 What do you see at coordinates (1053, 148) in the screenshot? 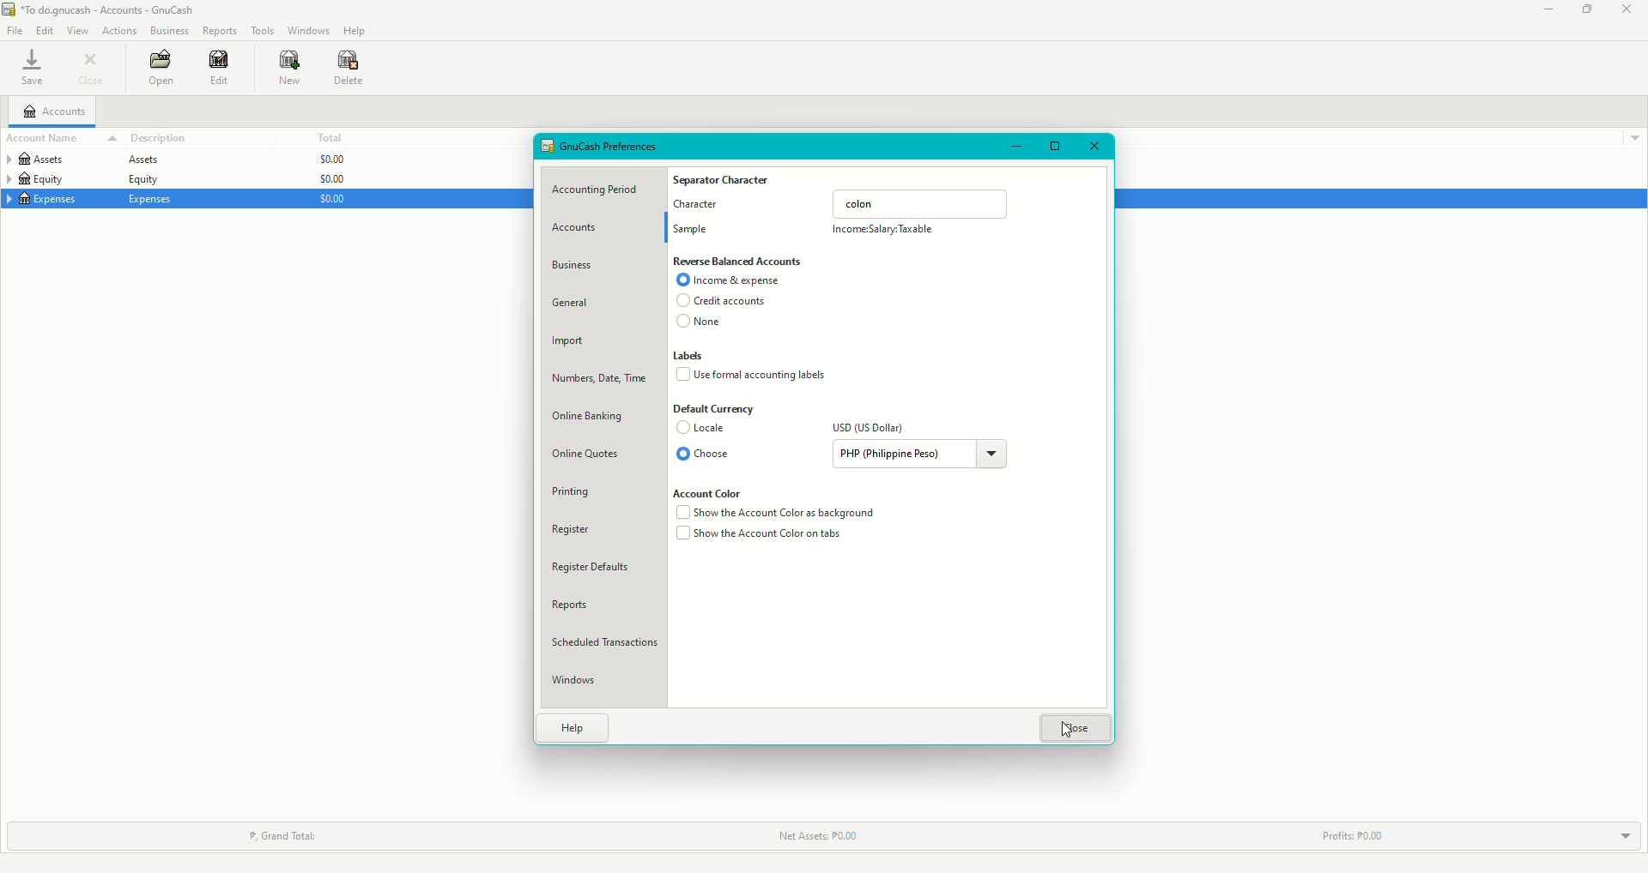
I see `Restore` at bounding box center [1053, 148].